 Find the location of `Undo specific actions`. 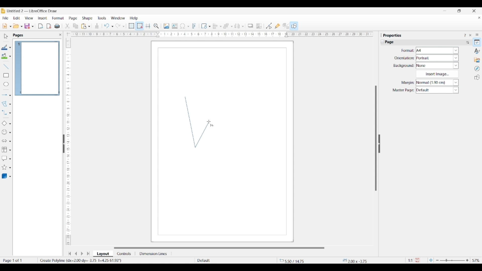

Undo specific actions is located at coordinates (112, 26).